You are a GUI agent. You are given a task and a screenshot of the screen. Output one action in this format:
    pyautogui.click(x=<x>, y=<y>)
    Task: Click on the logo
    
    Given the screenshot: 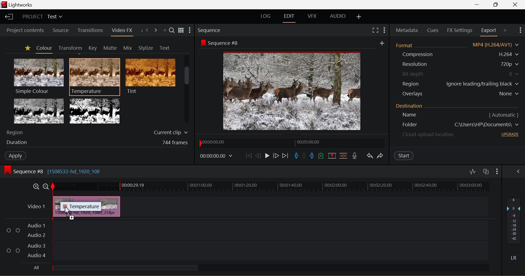 What is the action you would take?
    pyautogui.click(x=4, y=5)
    